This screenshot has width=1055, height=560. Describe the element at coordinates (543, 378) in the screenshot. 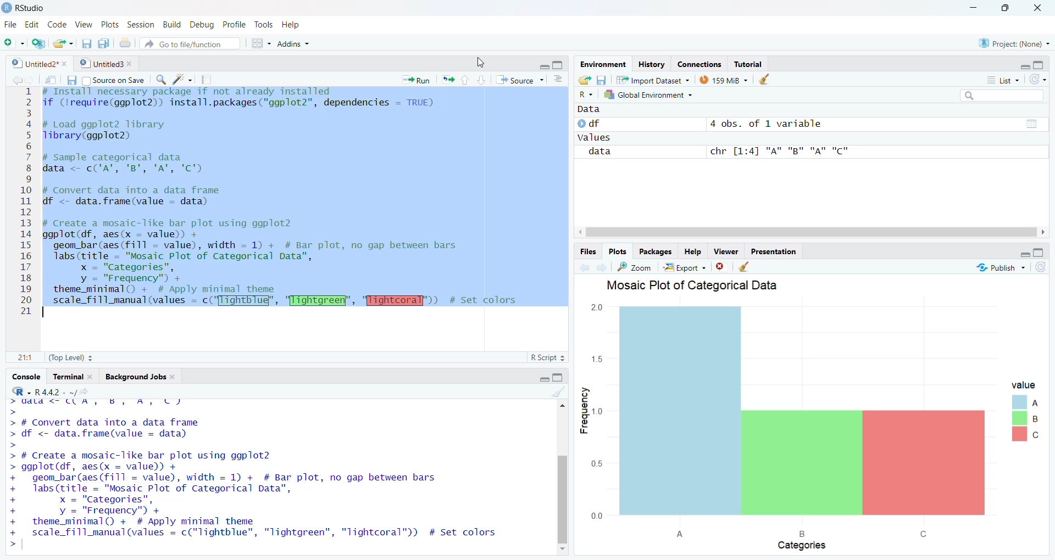

I see `Minimize` at that location.